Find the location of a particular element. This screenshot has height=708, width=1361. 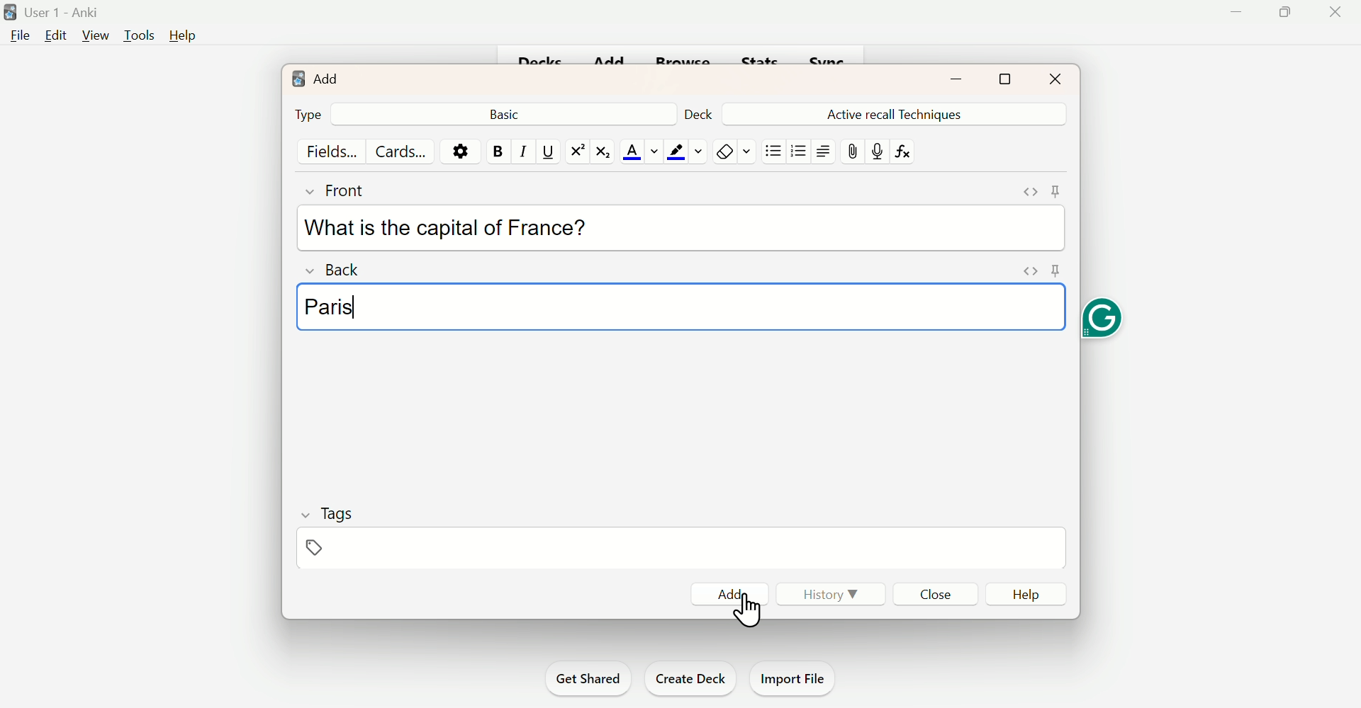

Maximise is located at coordinates (1284, 11).